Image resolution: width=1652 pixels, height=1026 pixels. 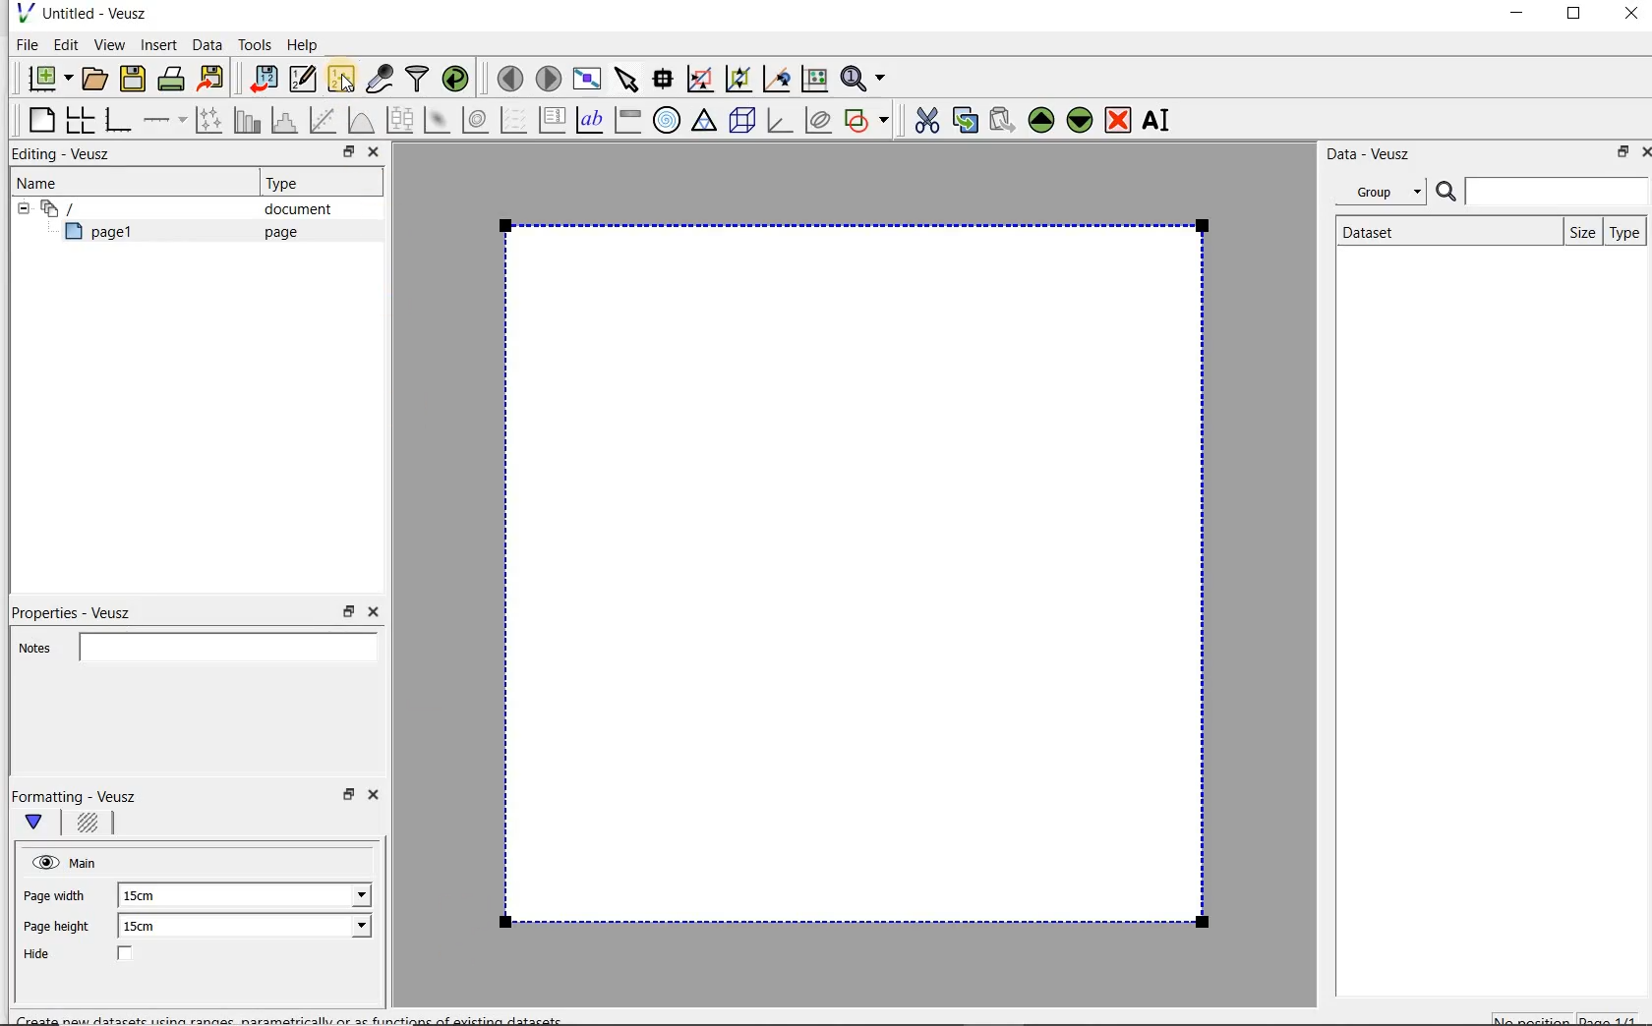 What do you see at coordinates (80, 12) in the screenshot?
I see `Untitled - Veusz` at bounding box center [80, 12].